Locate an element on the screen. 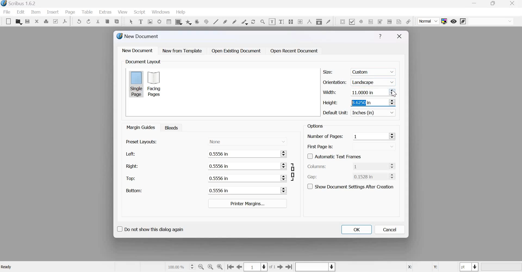 This screenshot has width=522, height=272. Edit is located at coordinates (21, 12).